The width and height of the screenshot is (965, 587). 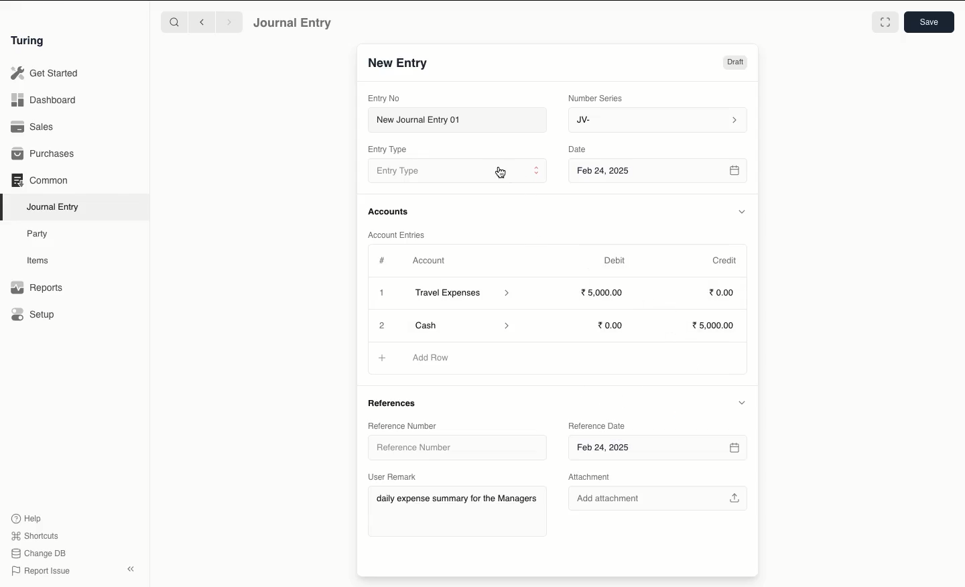 I want to click on Save, so click(x=929, y=22).